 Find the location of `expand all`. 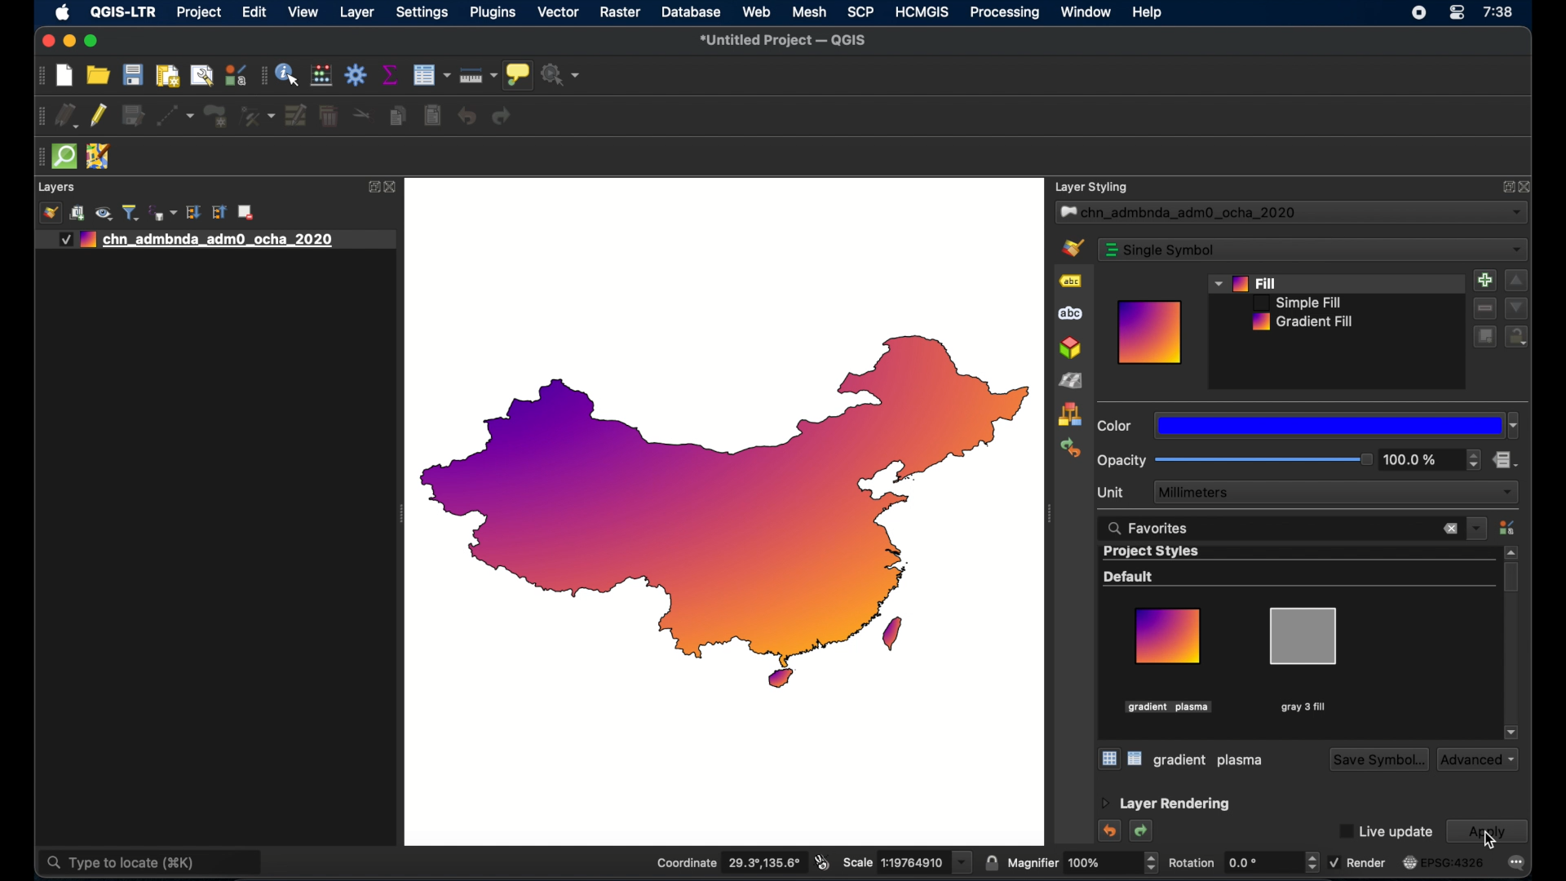

expand all is located at coordinates (193, 214).